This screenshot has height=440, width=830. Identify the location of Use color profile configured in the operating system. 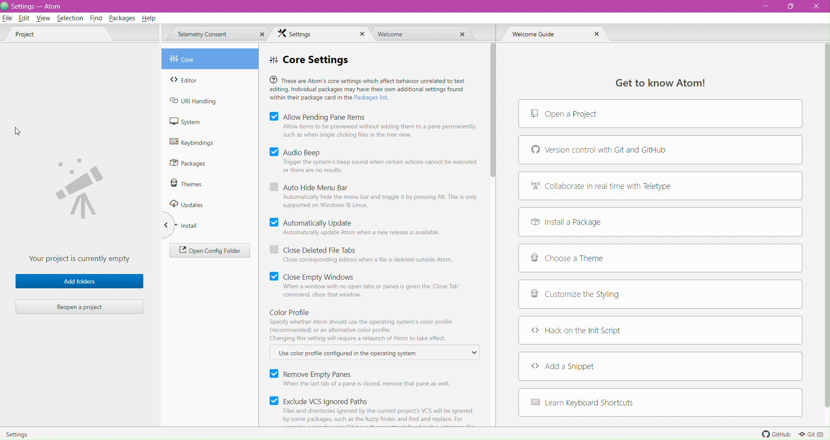
(371, 354).